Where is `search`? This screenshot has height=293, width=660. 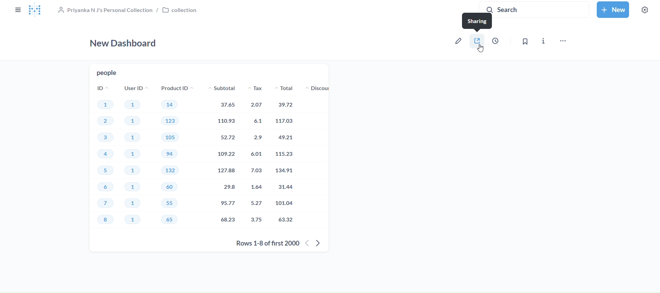
search is located at coordinates (535, 9).